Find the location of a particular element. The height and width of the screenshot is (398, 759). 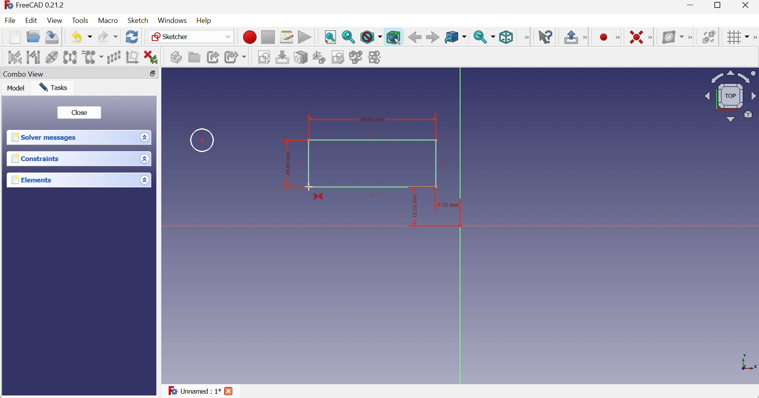

Toggle grid is located at coordinates (739, 38).